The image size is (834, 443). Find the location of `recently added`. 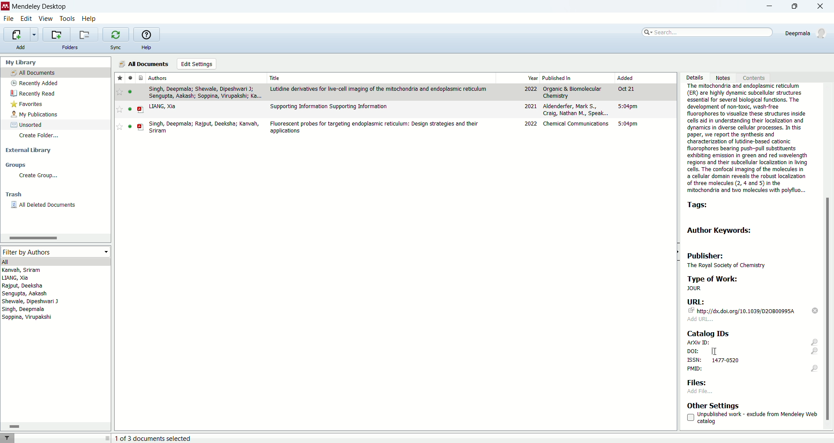

recently added is located at coordinates (33, 83).